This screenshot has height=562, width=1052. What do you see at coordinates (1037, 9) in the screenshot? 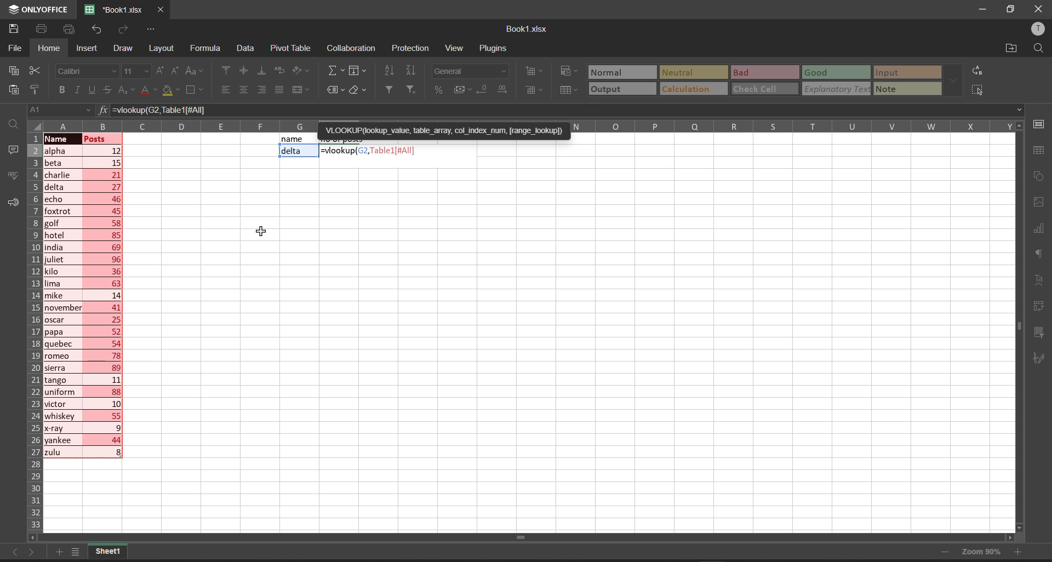
I see `close` at bounding box center [1037, 9].